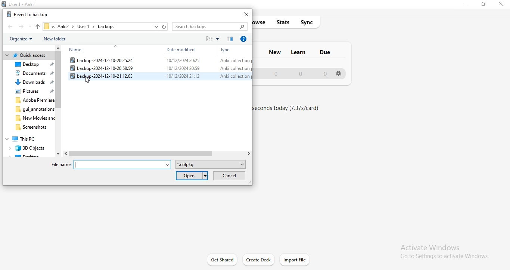 The height and width of the screenshot is (270, 510). I want to click on sync, so click(310, 22).